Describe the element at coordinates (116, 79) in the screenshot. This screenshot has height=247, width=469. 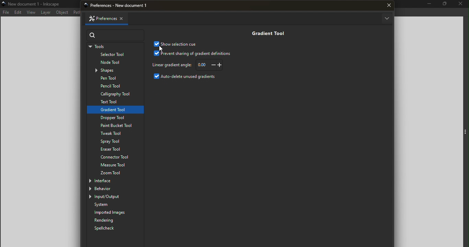
I see `Pen tool` at that location.